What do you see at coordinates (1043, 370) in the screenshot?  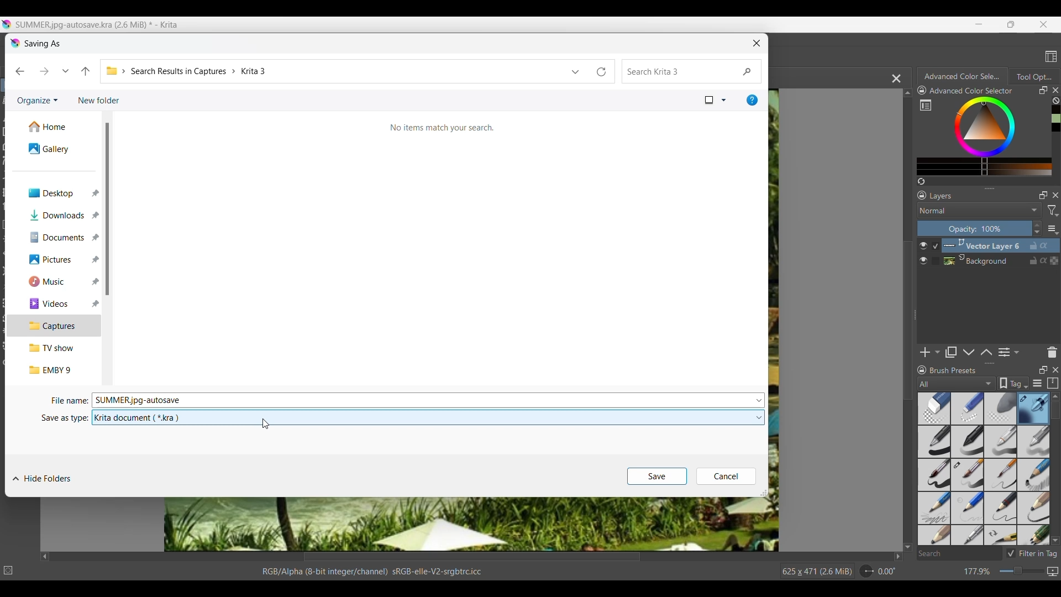 I see `Float panel` at bounding box center [1043, 370].